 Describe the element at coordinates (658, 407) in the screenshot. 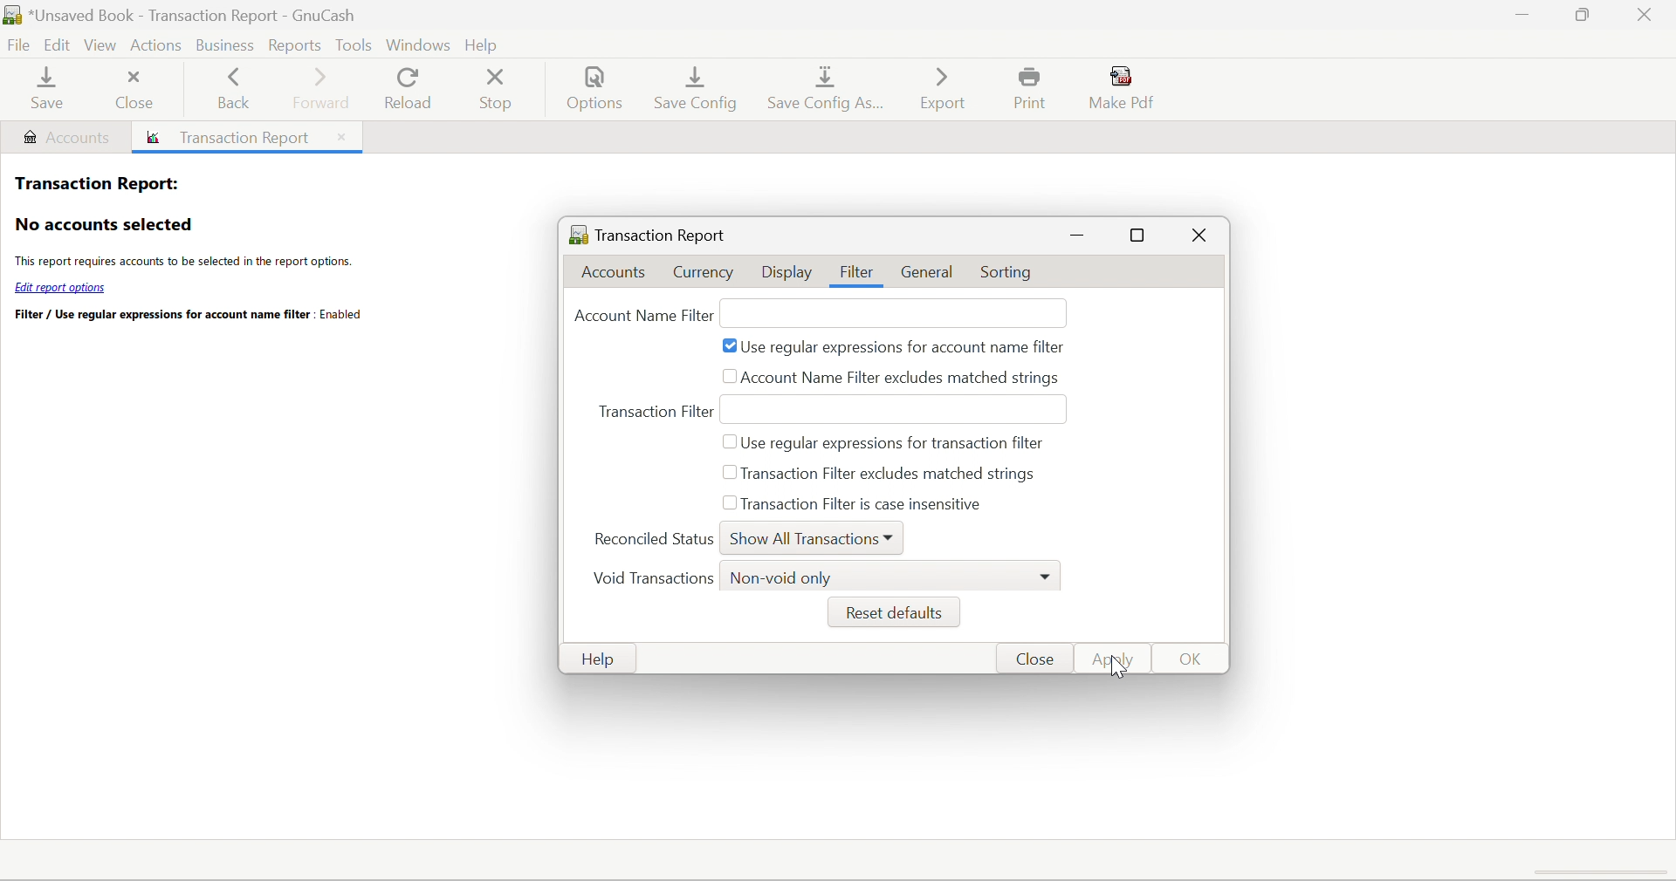

I see `Transaction Filter` at that location.